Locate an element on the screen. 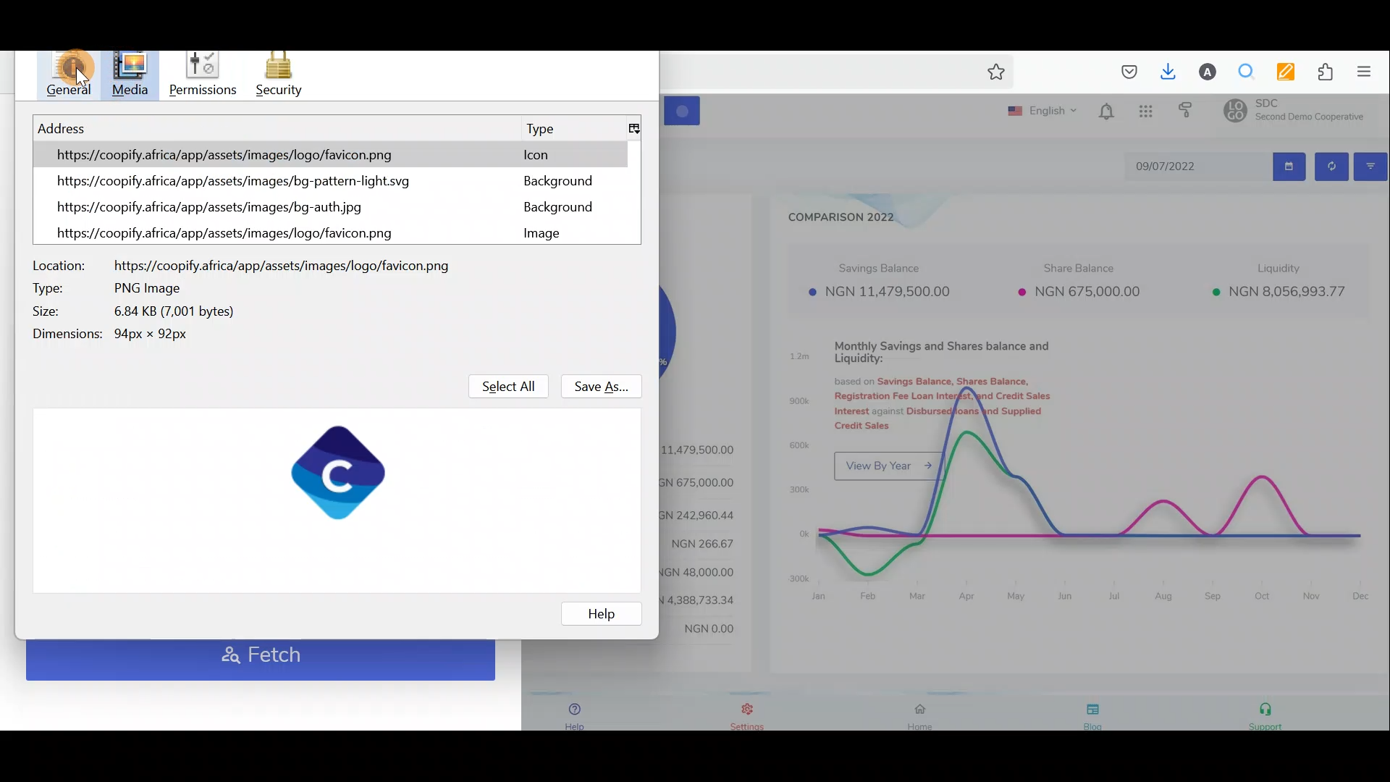 Image resolution: width=1390 pixels, height=782 pixels. Save to pocket is located at coordinates (1124, 72).